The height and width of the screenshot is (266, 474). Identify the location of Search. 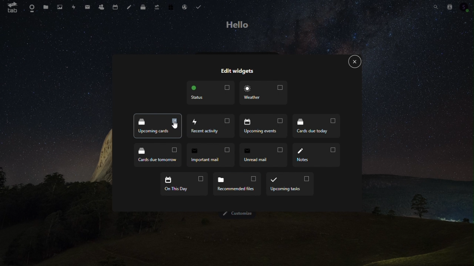
(435, 6).